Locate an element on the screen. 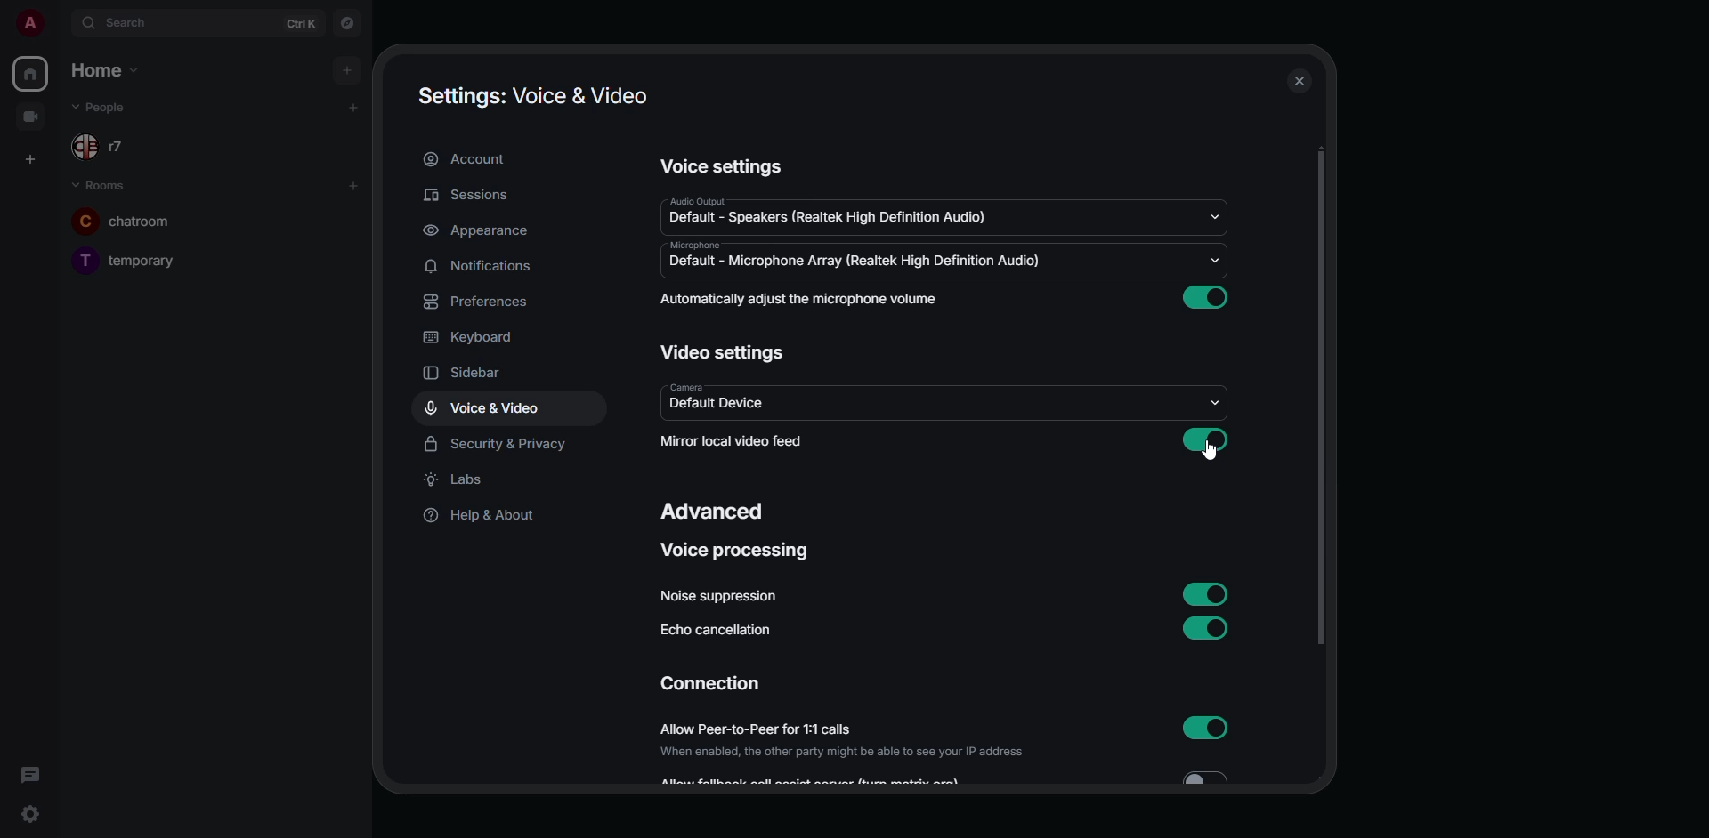 The width and height of the screenshot is (1709, 838). default is located at coordinates (853, 262).